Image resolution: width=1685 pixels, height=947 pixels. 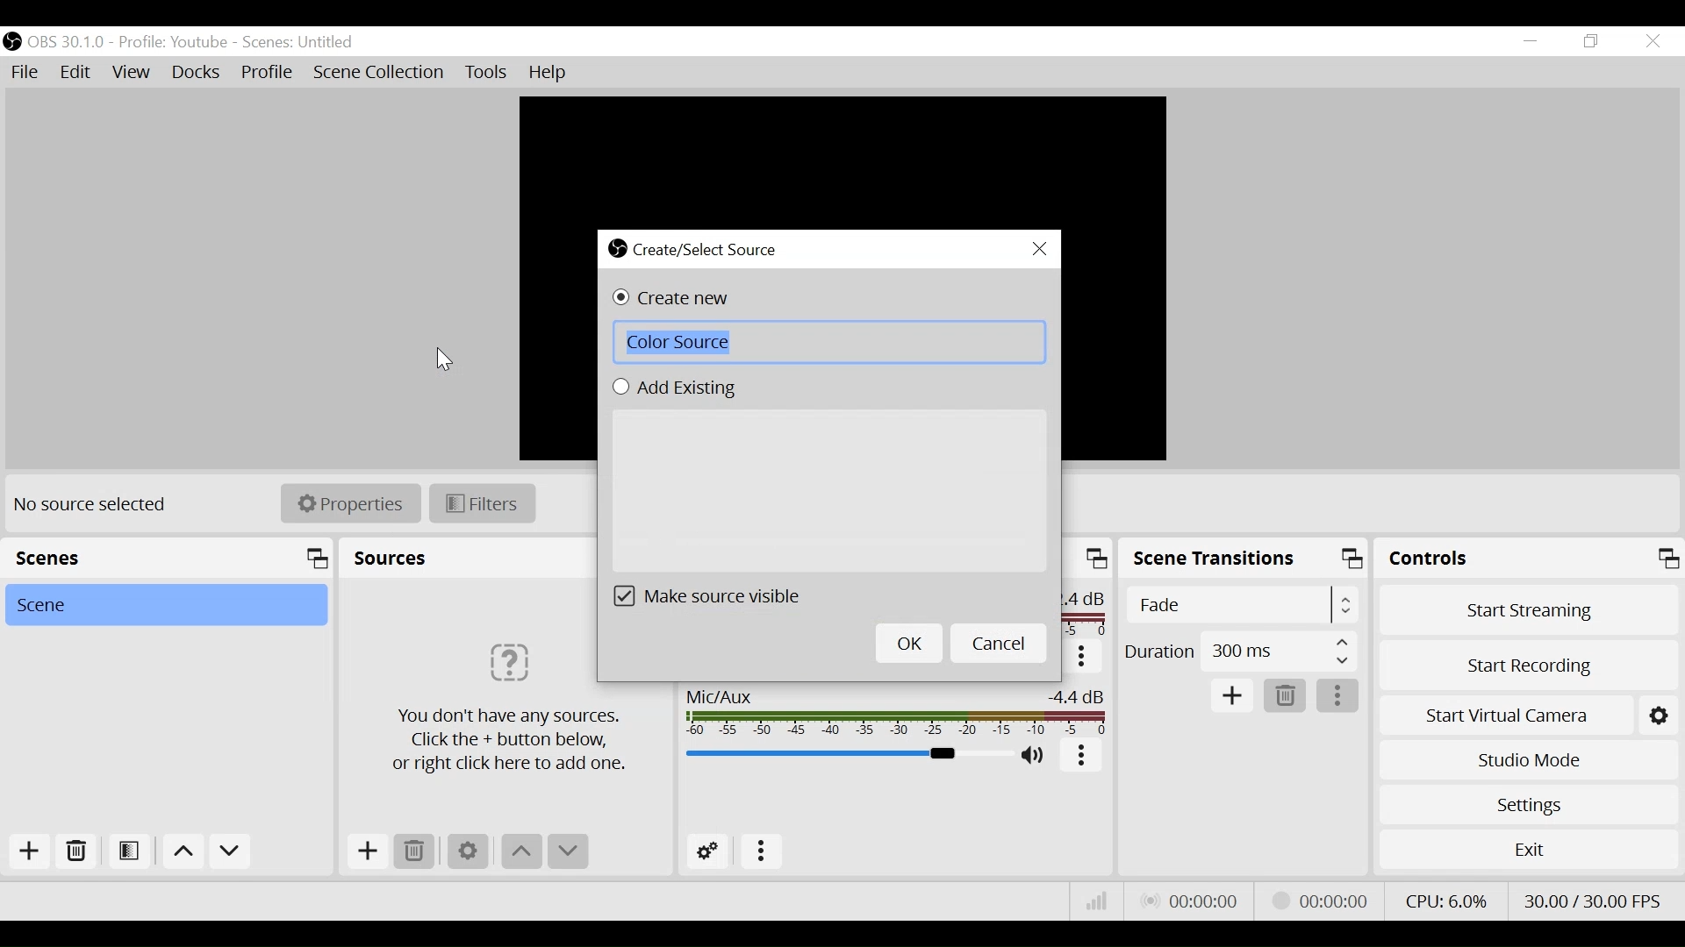 What do you see at coordinates (77, 851) in the screenshot?
I see `Delete` at bounding box center [77, 851].